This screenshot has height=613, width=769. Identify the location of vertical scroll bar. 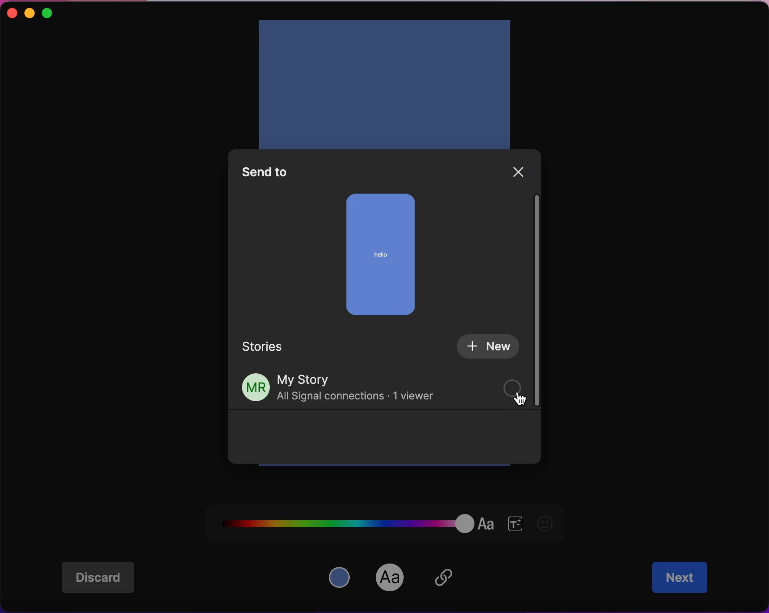
(537, 300).